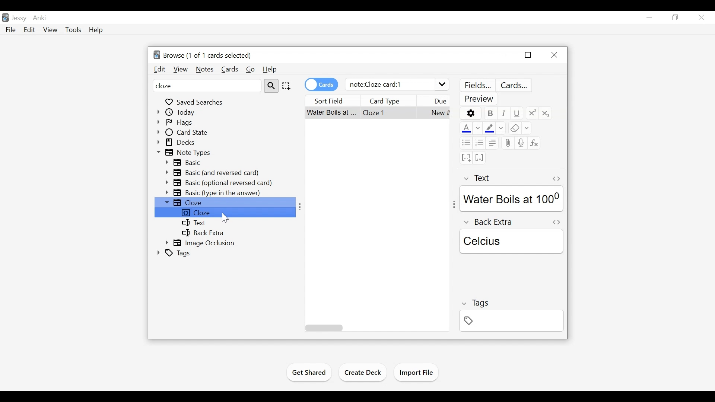 Image resolution: width=715 pixels, height=402 pixels. What do you see at coordinates (230, 69) in the screenshot?
I see `Cards` at bounding box center [230, 69].